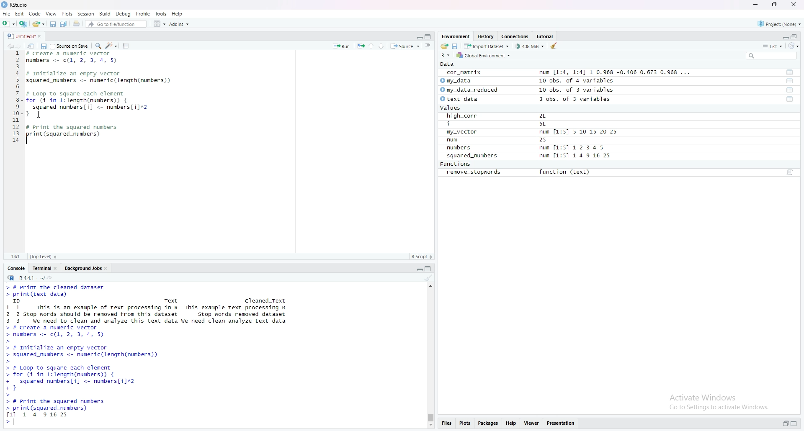 The width and height of the screenshot is (804, 431). What do you see at coordinates (444, 45) in the screenshot?
I see `Load Workspace` at bounding box center [444, 45].